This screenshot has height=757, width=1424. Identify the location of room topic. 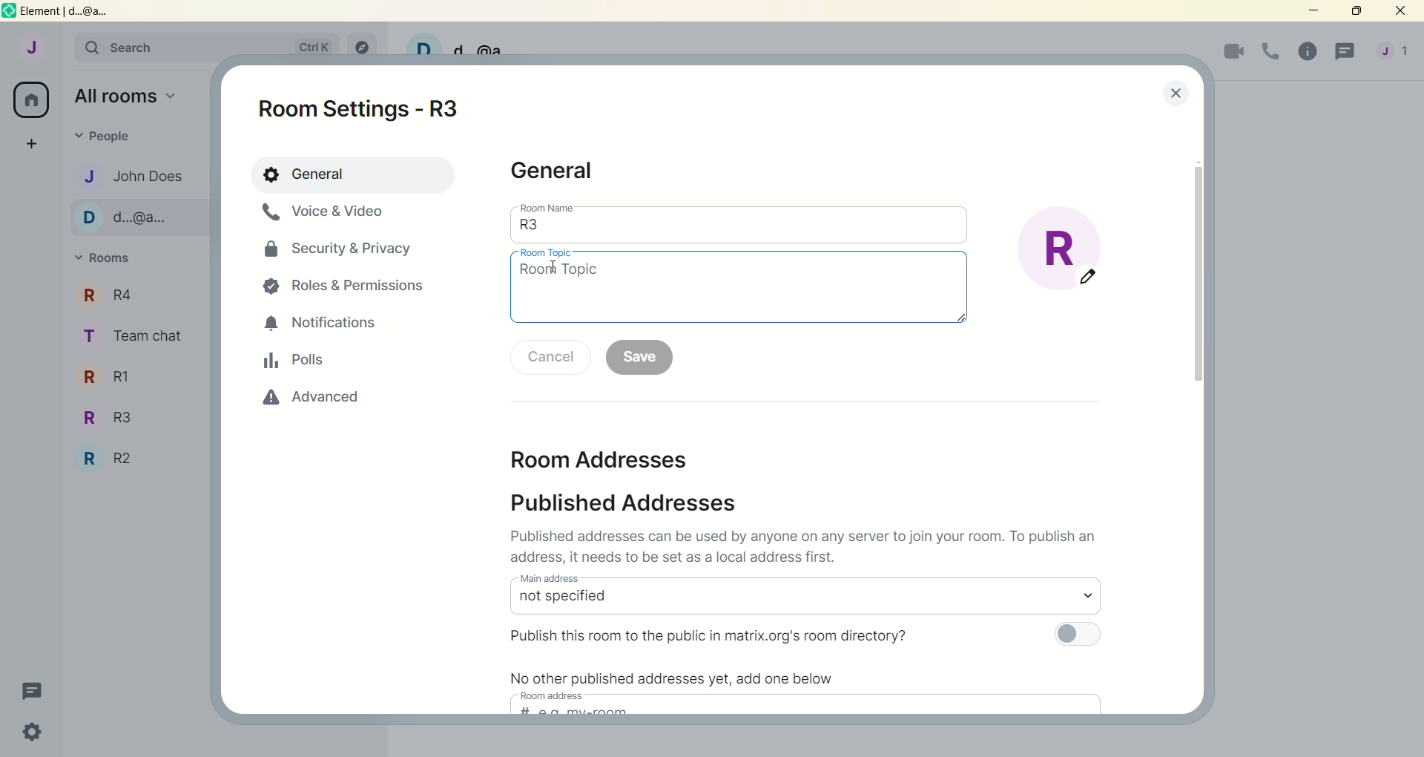
(740, 293).